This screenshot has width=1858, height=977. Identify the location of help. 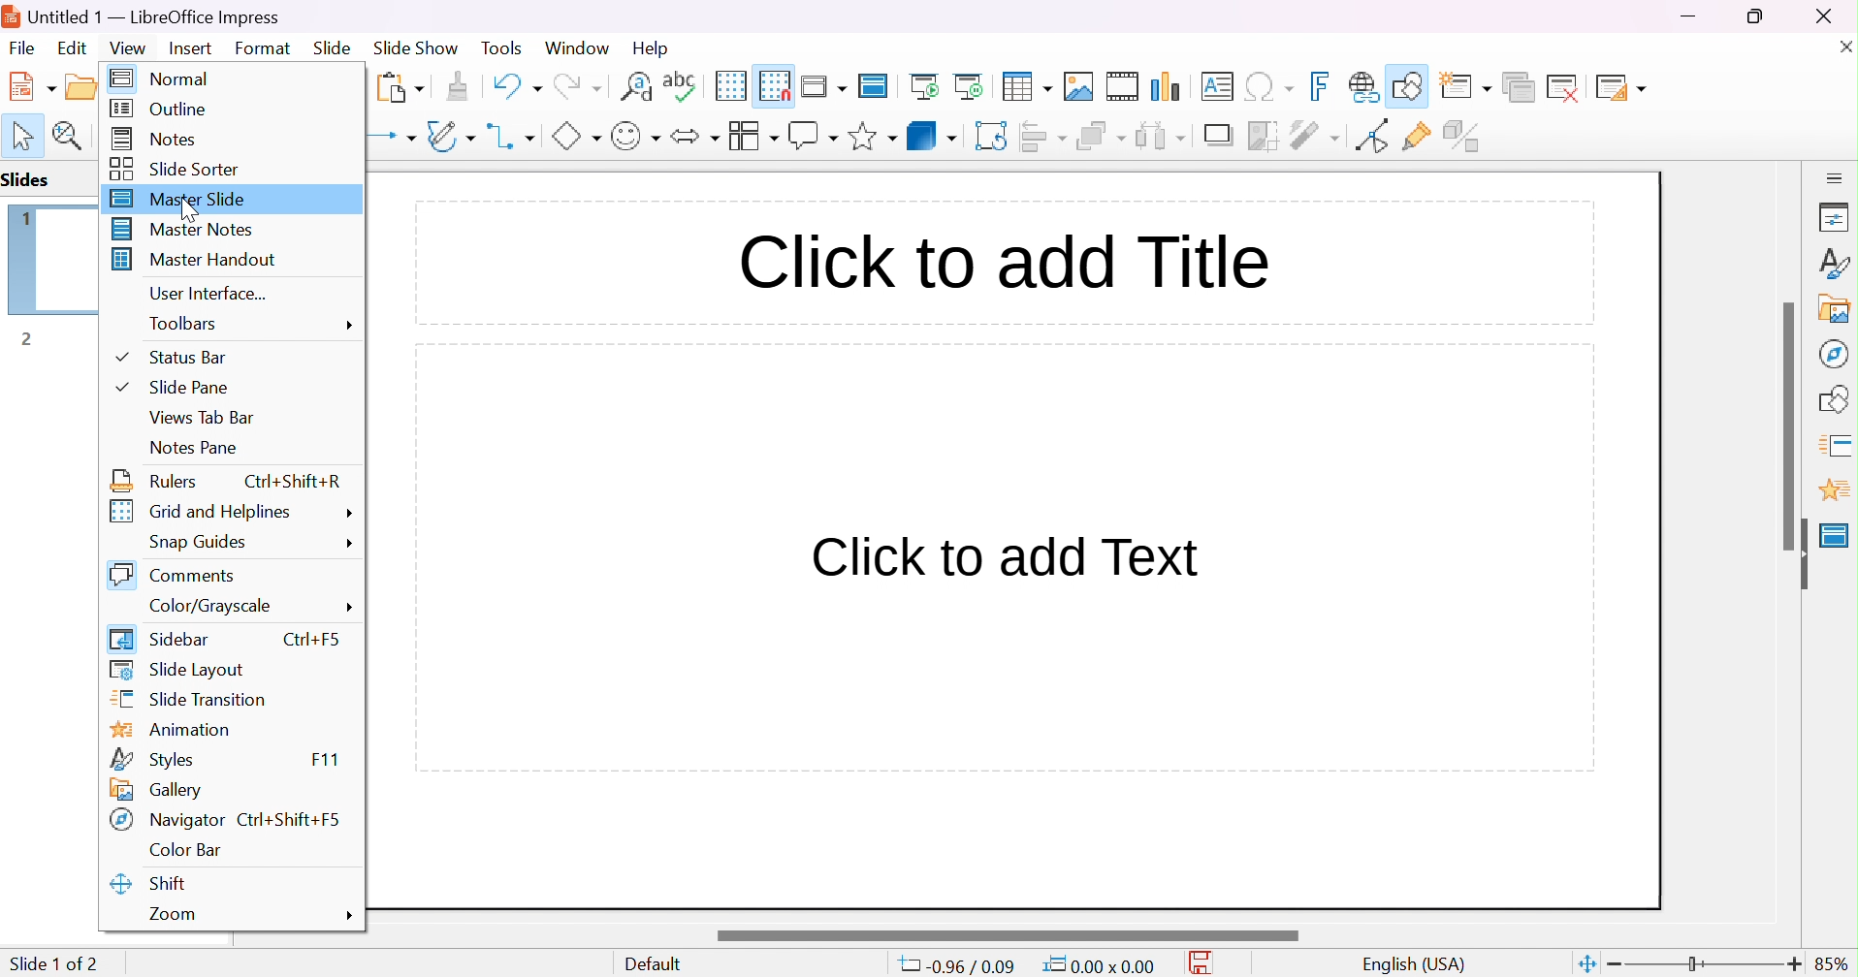
(653, 48).